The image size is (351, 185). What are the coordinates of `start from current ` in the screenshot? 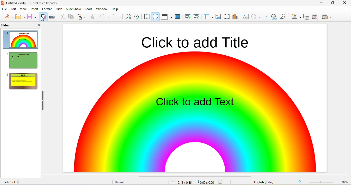 It's located at (196, 17).